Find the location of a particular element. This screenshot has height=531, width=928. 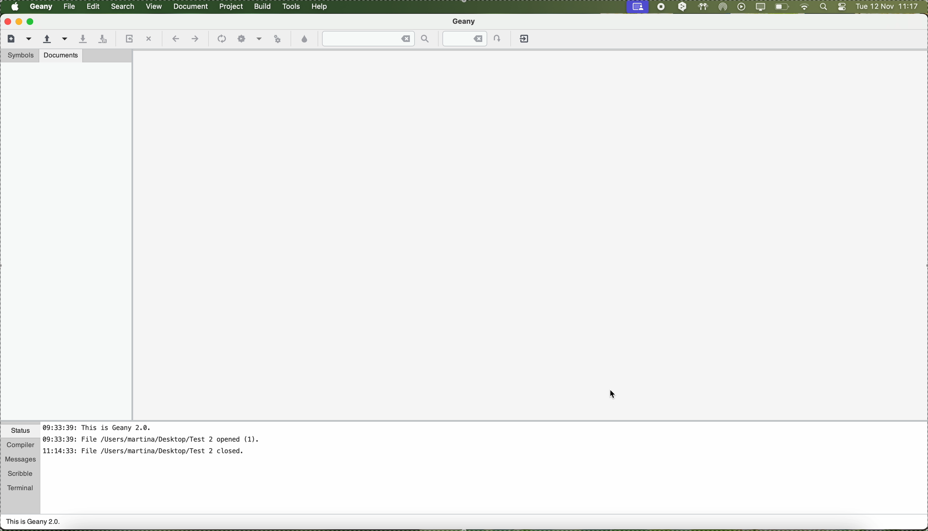

new file is located at coordinates (10, 38).